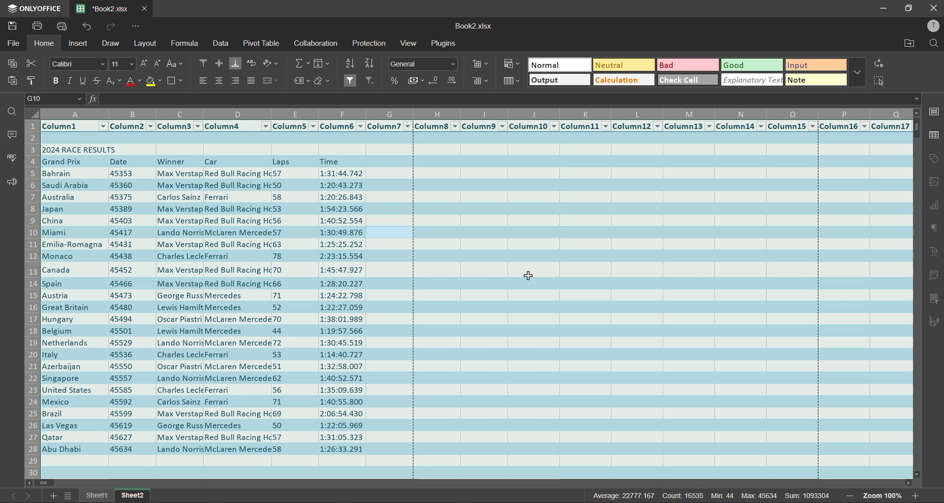 The image size is (944, 503). Describe the element at coordinates (44, 44) in the screenshot. I see `home` at that location.